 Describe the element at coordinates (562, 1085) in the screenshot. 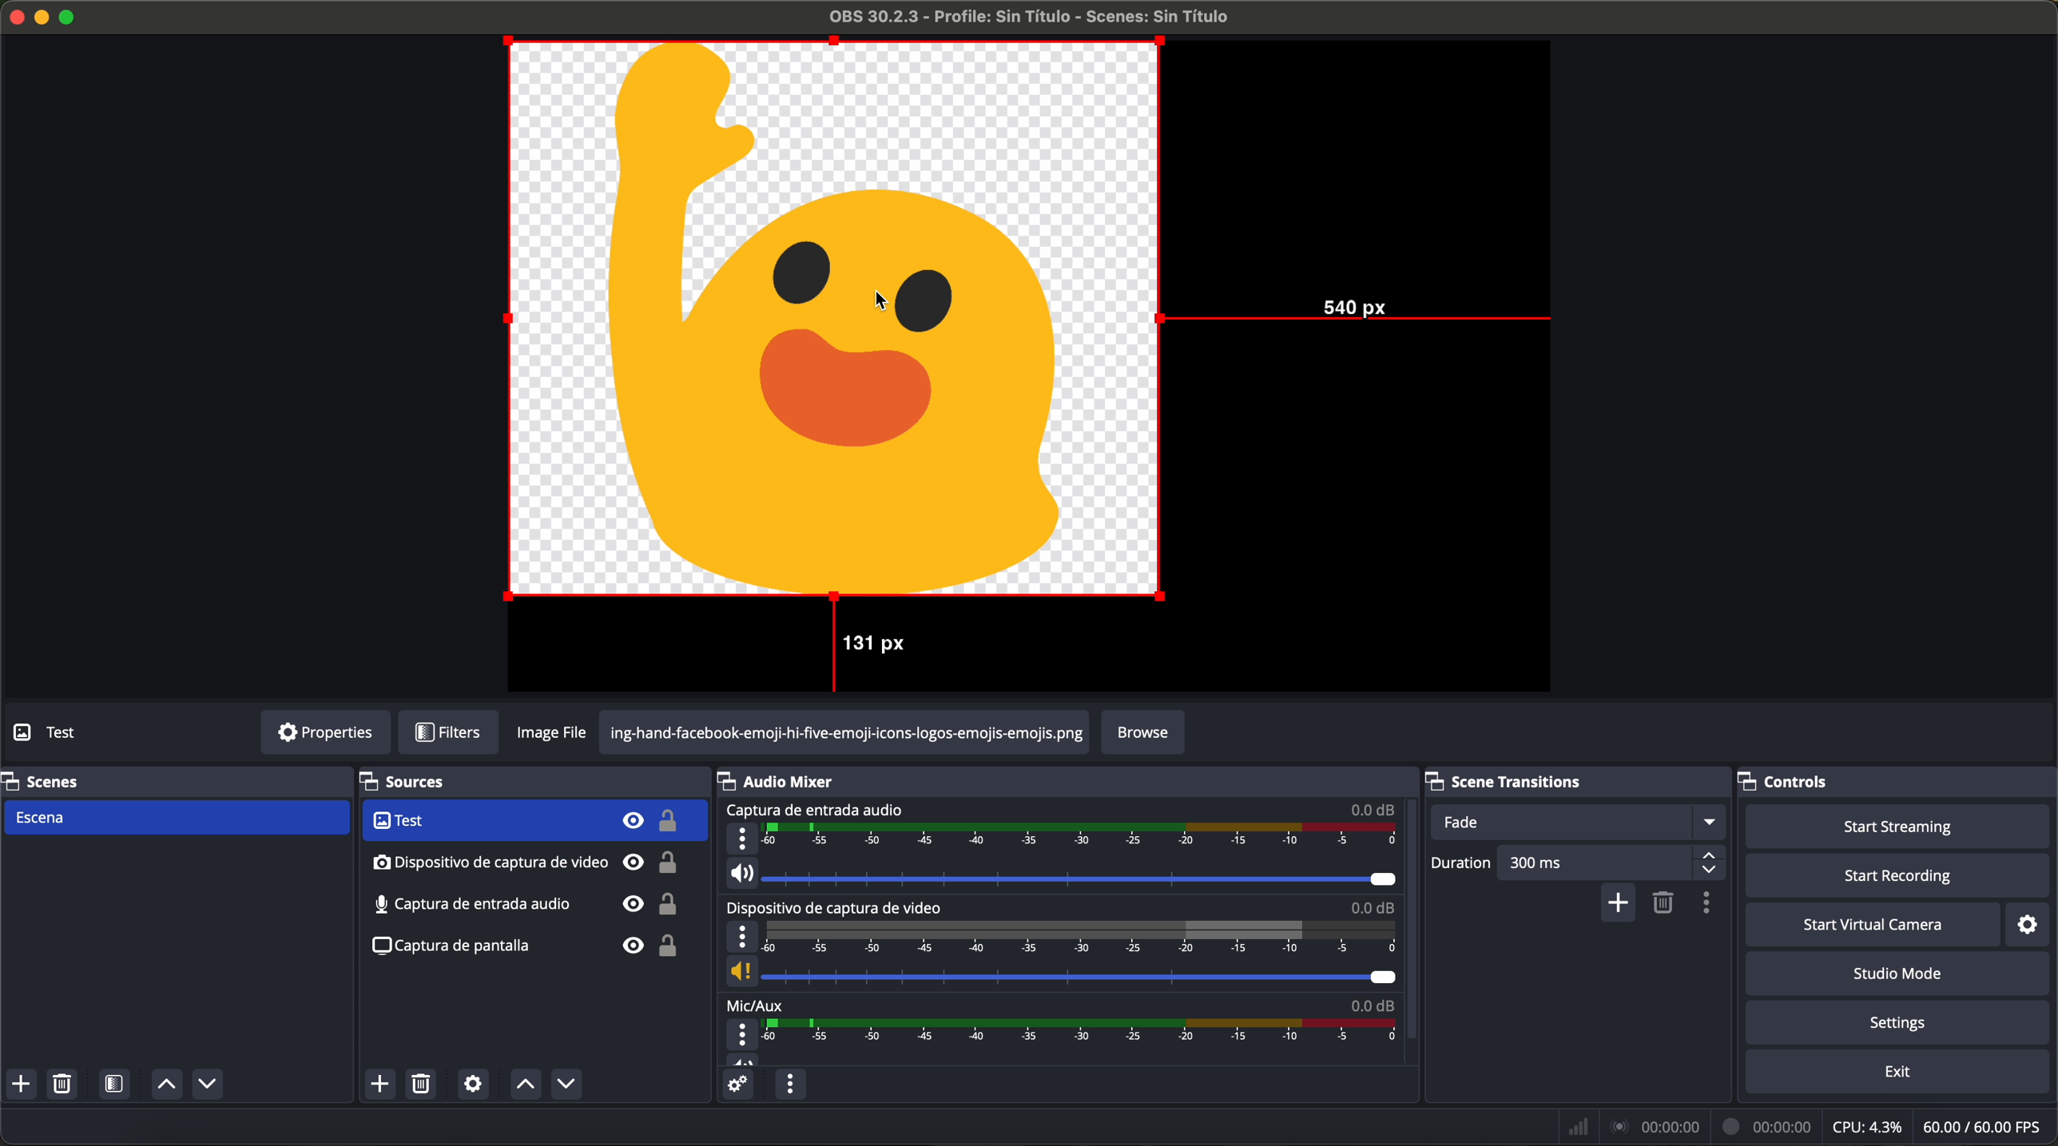

I see `move source down` at that location.